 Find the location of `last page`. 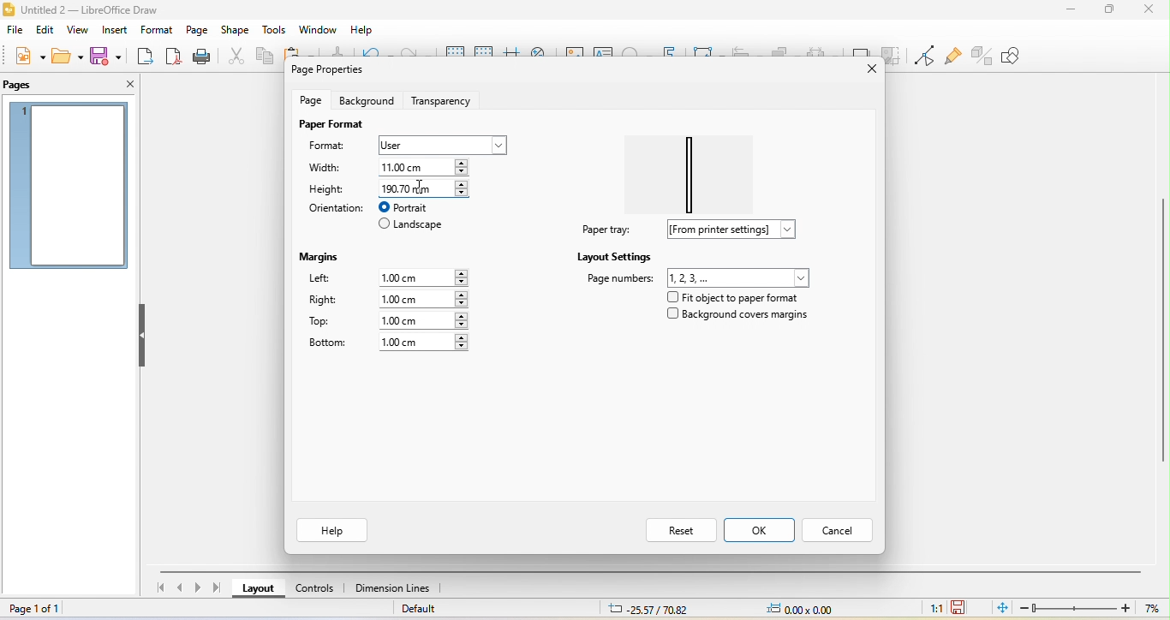

last page is located at coordinates (220, 587).